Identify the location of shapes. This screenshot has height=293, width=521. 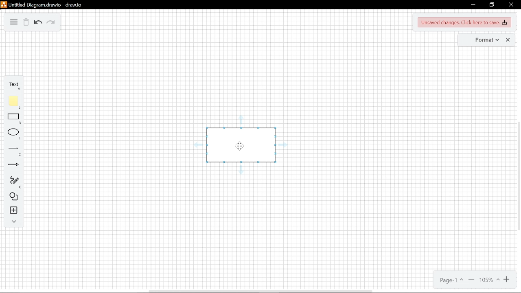
(15, 197).